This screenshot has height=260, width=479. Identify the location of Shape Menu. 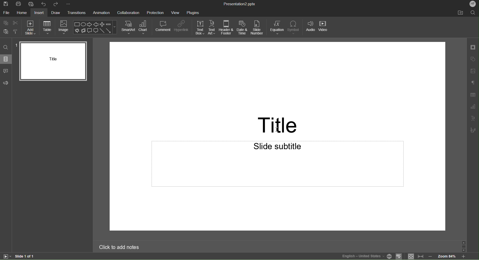
(95, 27).